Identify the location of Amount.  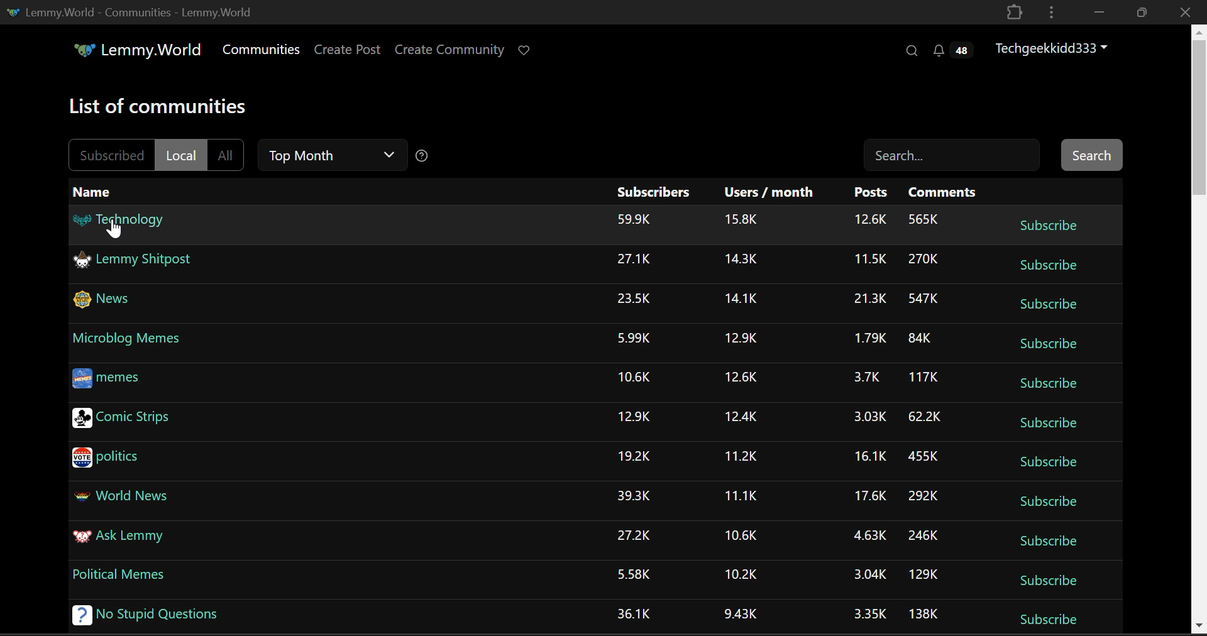
(925, 219).